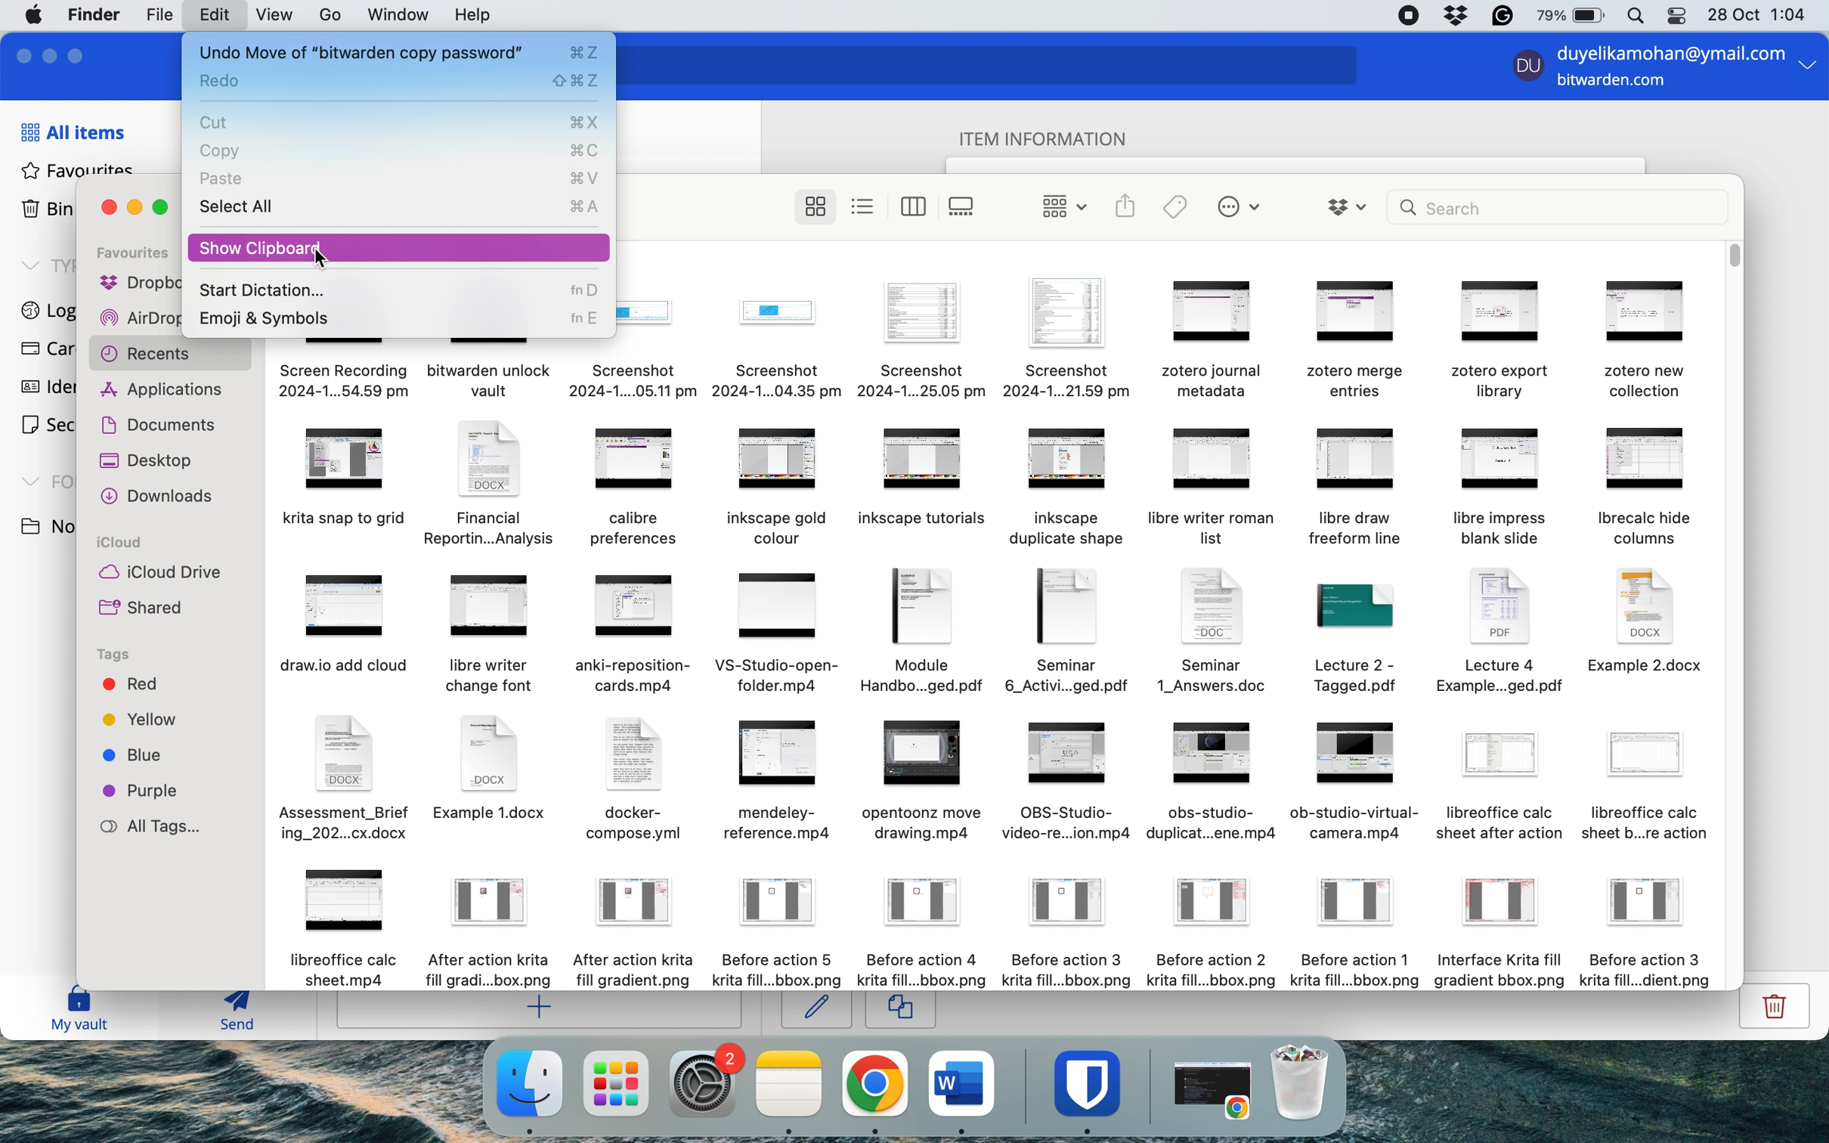  I want to click on yellow tag, so click(141, 723).